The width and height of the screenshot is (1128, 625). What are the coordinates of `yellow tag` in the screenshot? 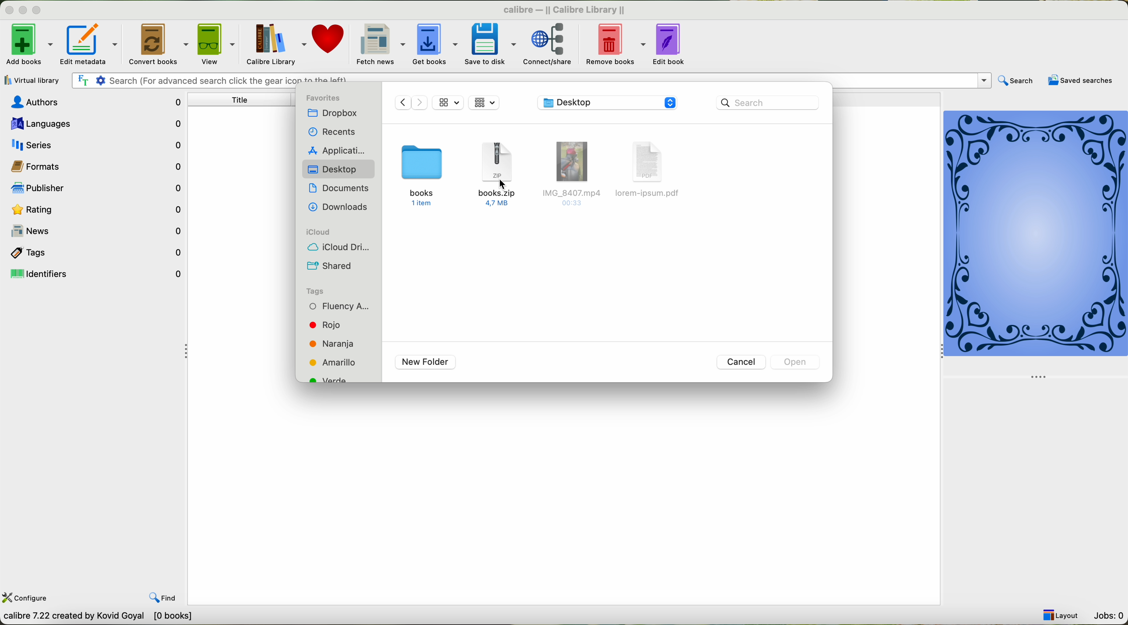 It's located at (334, 363).